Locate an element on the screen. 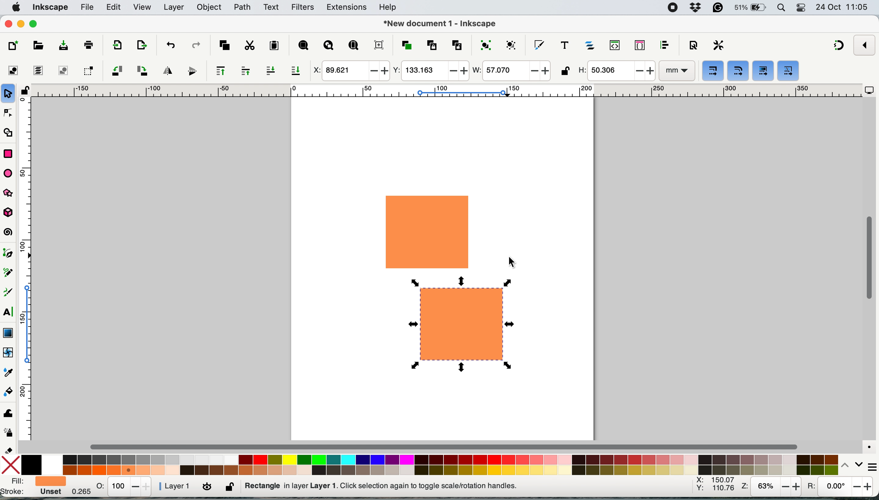 Image resolution: width=879 pixels, height=500 pixels. import is located at coordinates (115, 46).